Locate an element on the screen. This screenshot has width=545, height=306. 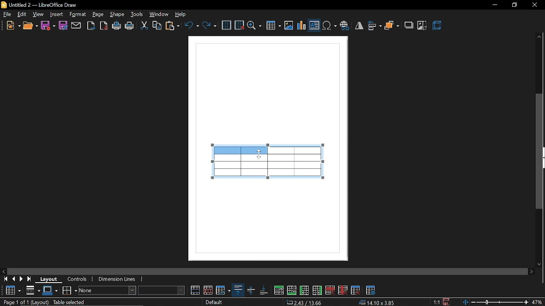
shadow is located at coordinates (408, 25).